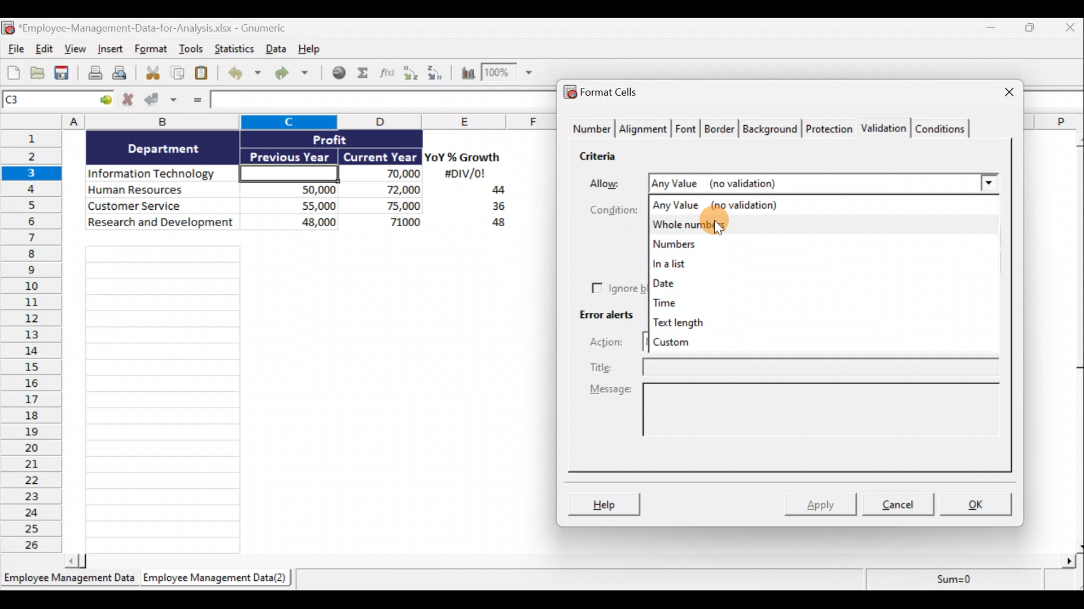  What do you see at coordinates (827, 306) in the screenshot?
I see `Time` at bounding box center [827, 306].